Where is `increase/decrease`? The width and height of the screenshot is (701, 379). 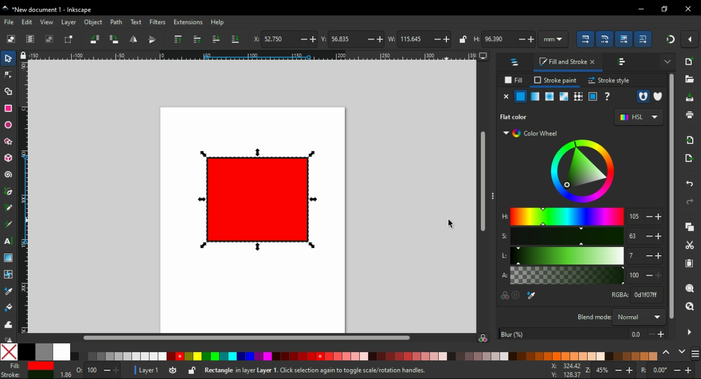 increase/decrease is located at coordinates (526, 39).